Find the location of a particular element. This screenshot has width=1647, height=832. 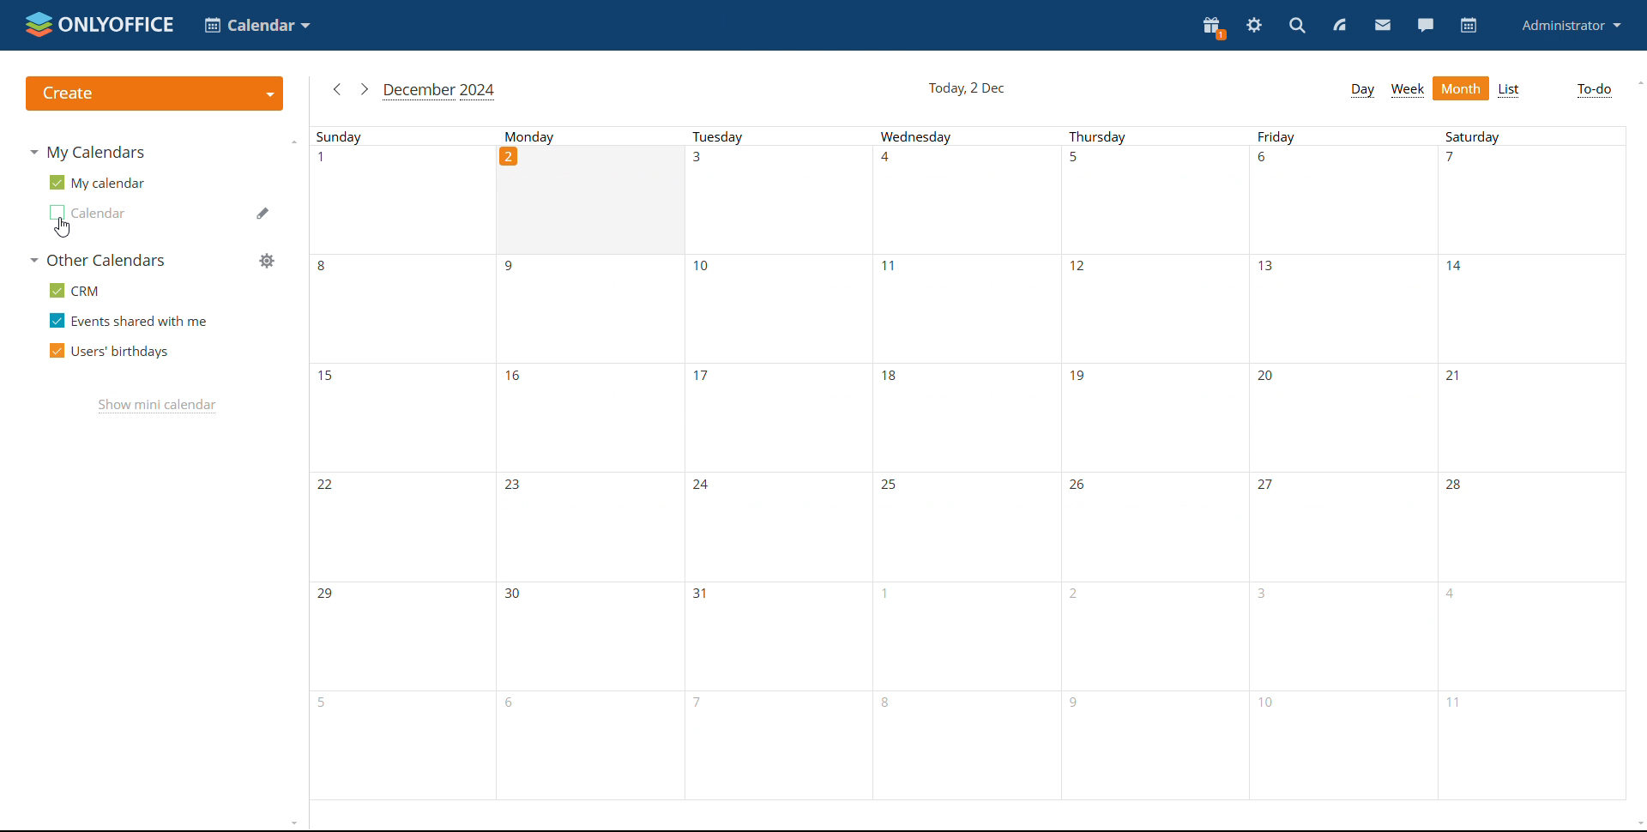

events shared with me is located at coordinates (129, 320).